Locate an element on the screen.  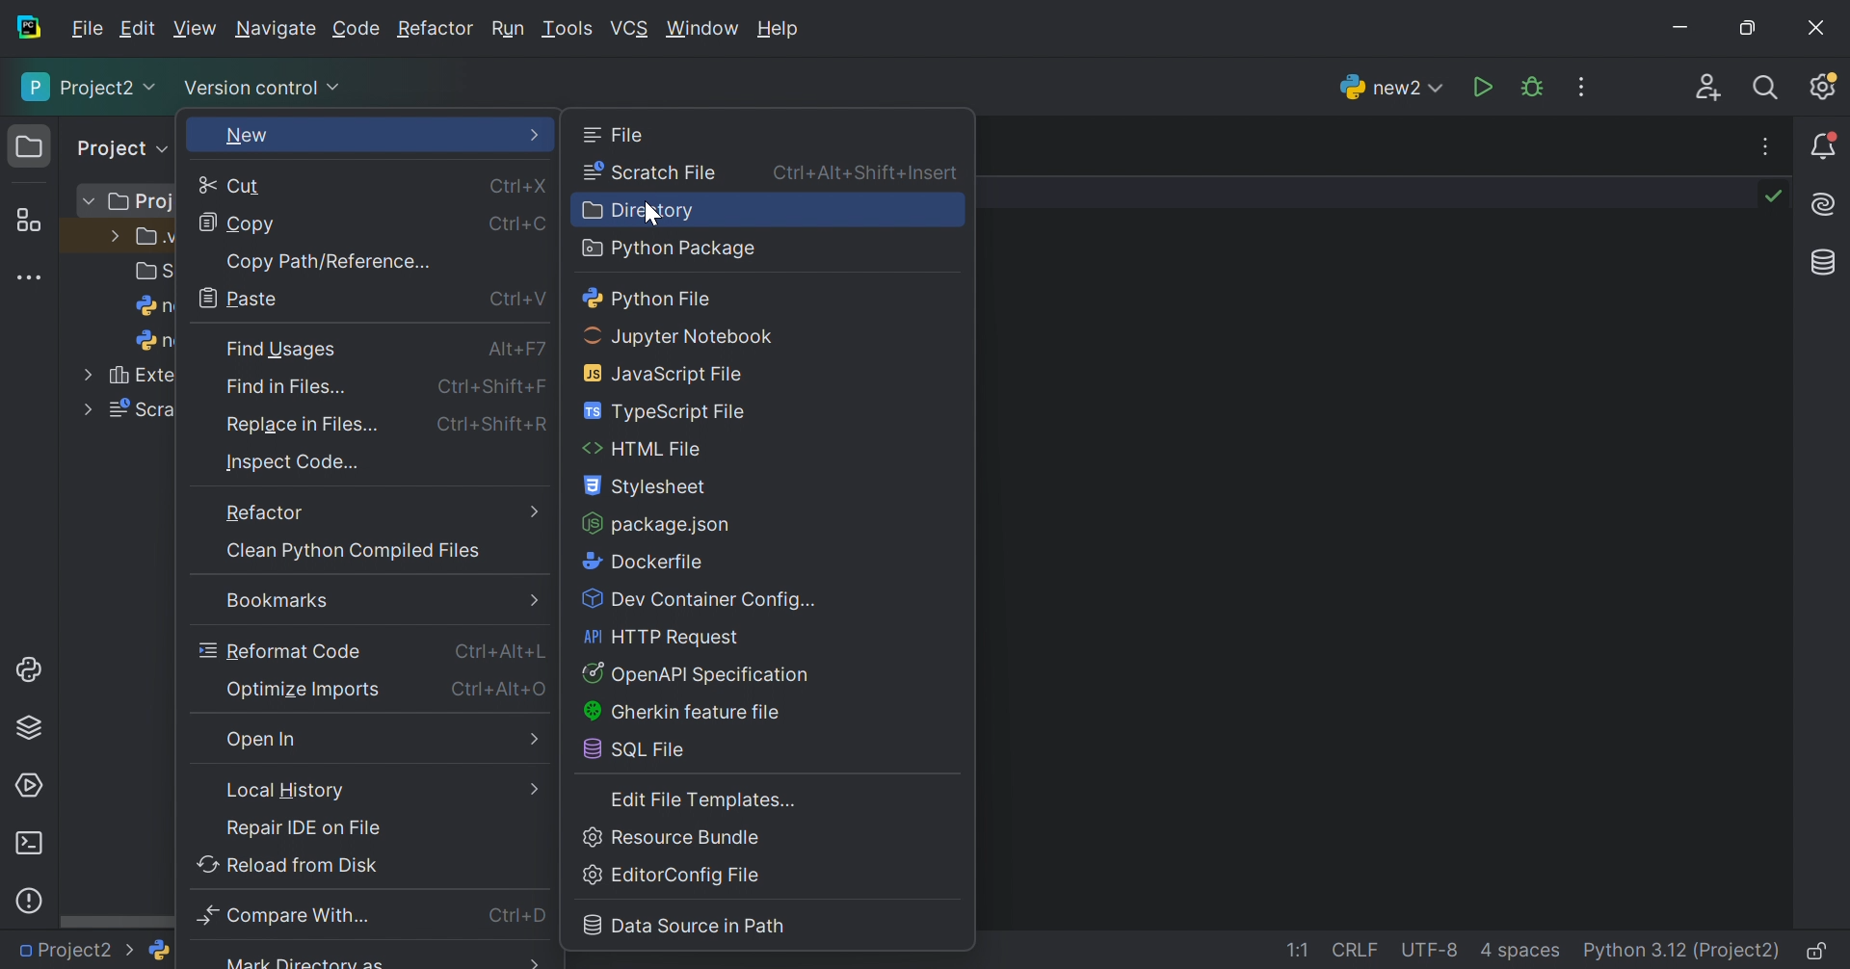
Copy is located at coordinates (240, 224).